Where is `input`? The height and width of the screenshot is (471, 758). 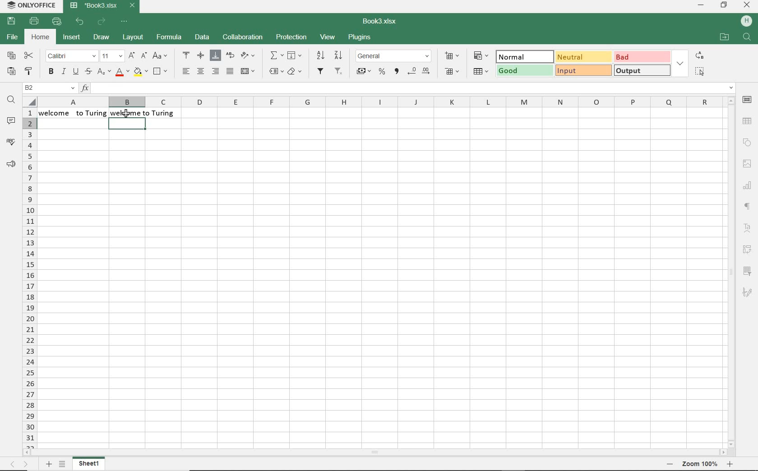 input is located at coordinates (583, 71).